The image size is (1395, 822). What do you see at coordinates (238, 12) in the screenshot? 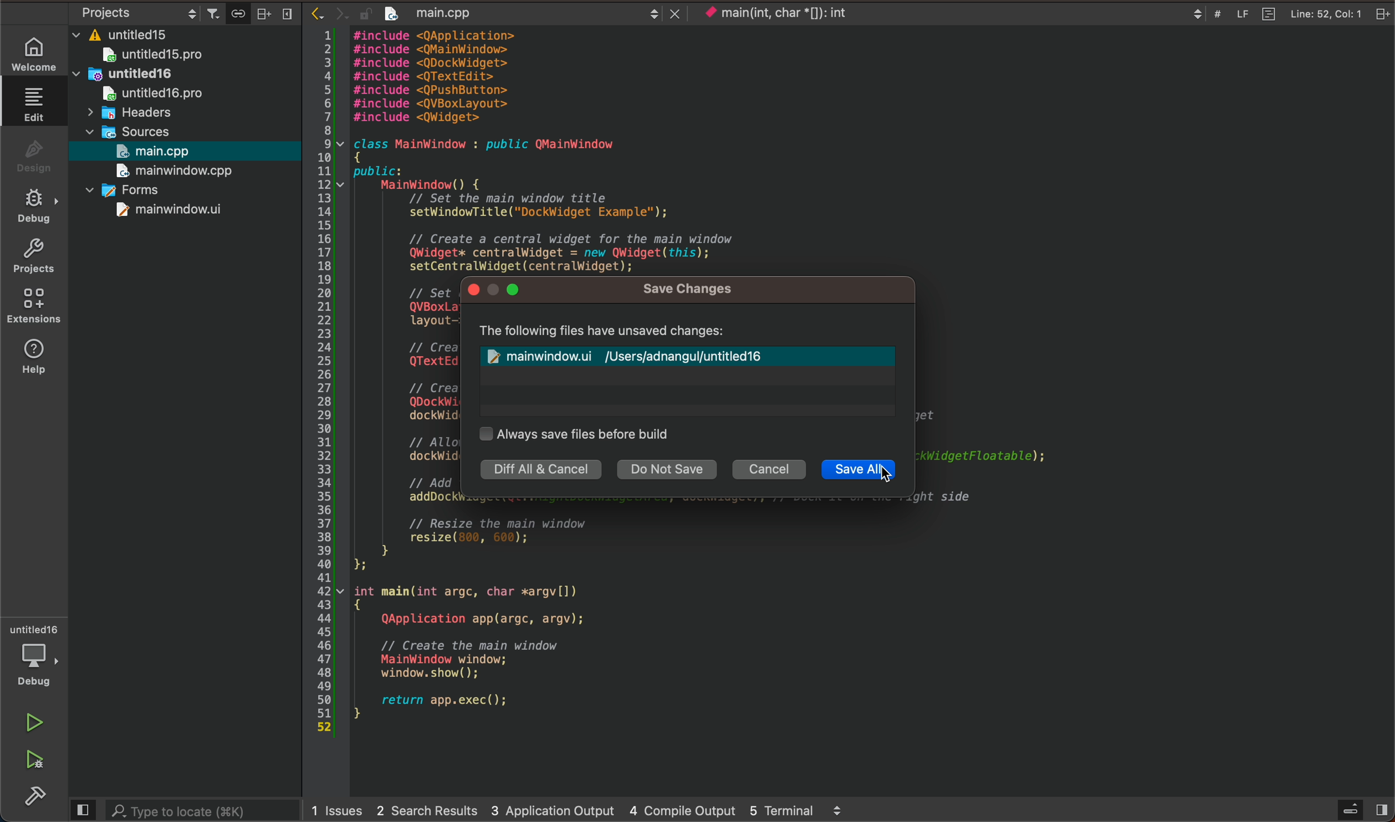
I see `save` at bounding box center [238, 12].